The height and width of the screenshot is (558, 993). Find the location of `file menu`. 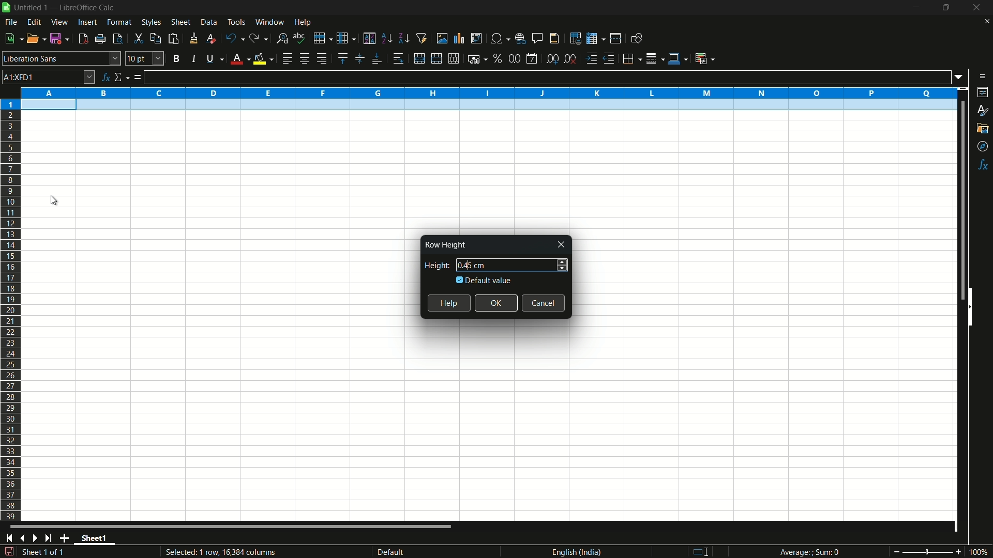

file menu is located at coordinates (11, 22).